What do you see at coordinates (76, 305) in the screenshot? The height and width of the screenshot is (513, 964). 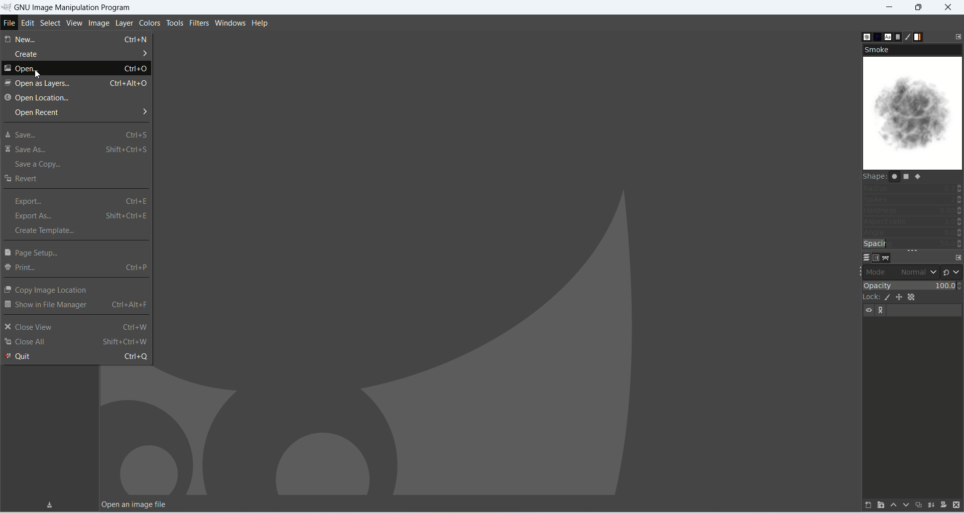 I see `show in file manager` at bounding box center [76, 305].